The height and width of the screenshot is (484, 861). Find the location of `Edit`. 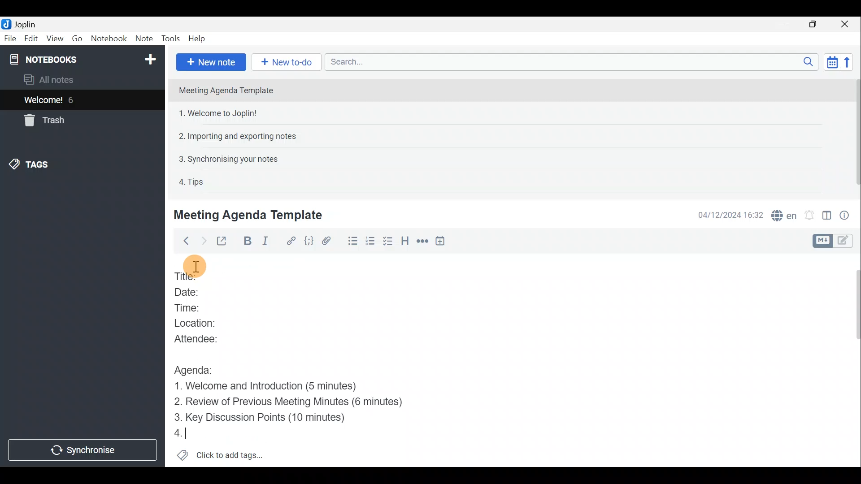

Edit is located at coordinates (31, 39).